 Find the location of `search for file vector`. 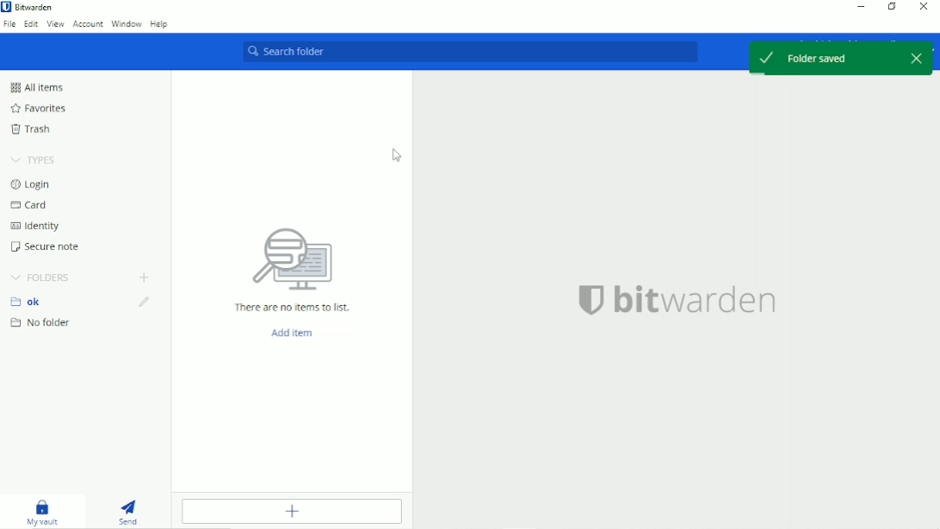

search for file vector is located at coordinates (291, 258).